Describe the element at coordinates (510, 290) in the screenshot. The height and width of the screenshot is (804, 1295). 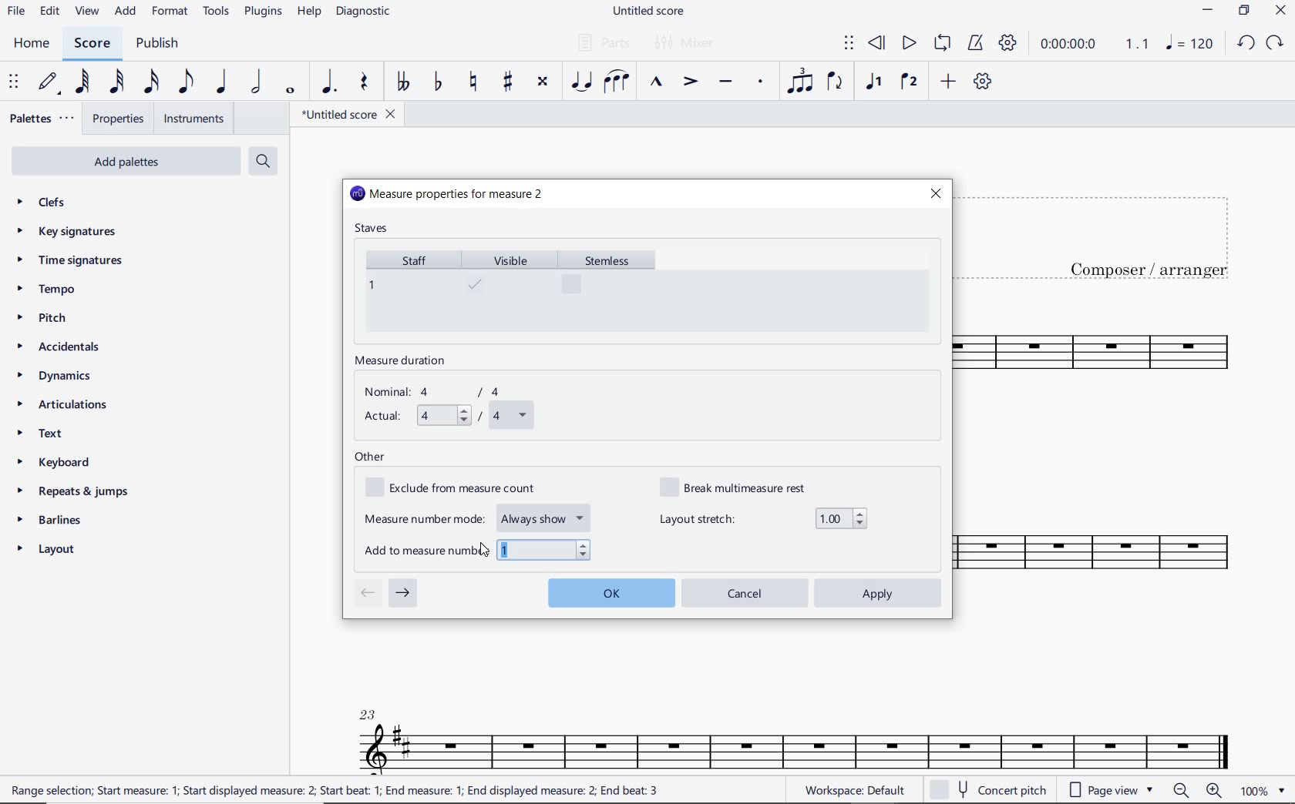
I see `visible` at that location.